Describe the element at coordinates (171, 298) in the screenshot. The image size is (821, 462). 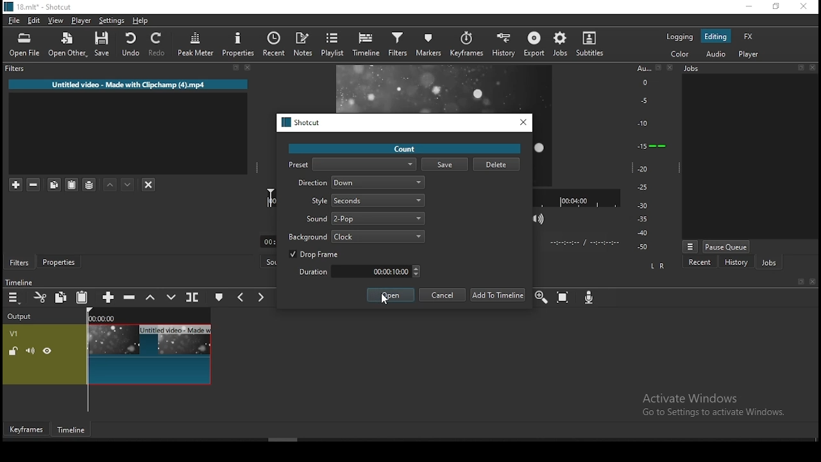
I see `overwrite` at that location.